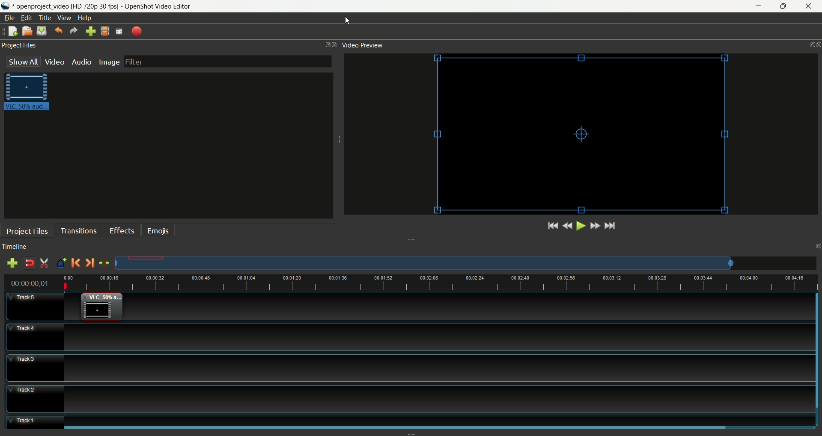 The height and width of the screenshot is (436, 822). What do you see at coordinates (75, 31) in the screenshot?
I see `redo` at bounding box center [75, 31].